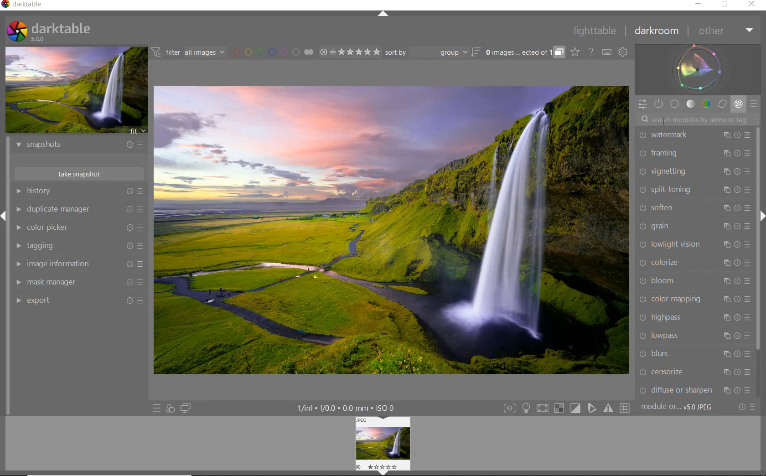  What do you see at coordinates (79, 209) in the screenshot?
I see `duplicate manager` at bounding box center [79, 209].